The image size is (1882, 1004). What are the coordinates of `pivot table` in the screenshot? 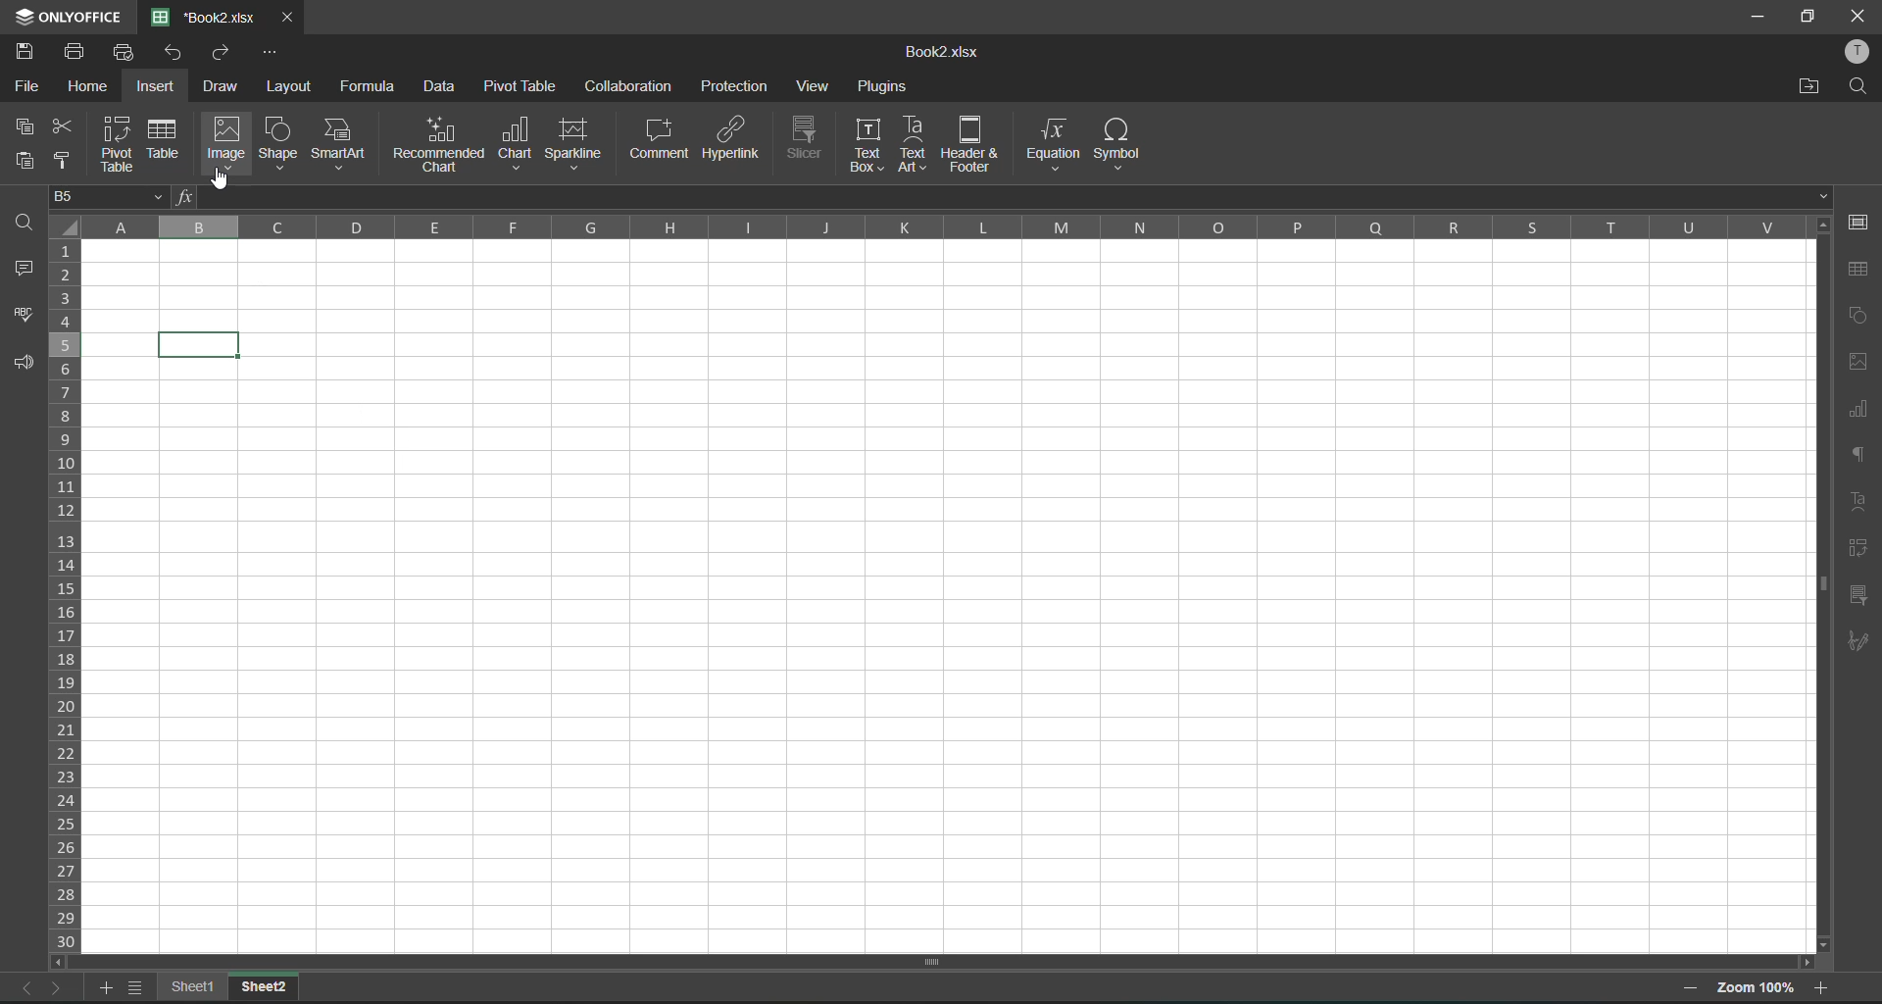 It's located at (523, 85).